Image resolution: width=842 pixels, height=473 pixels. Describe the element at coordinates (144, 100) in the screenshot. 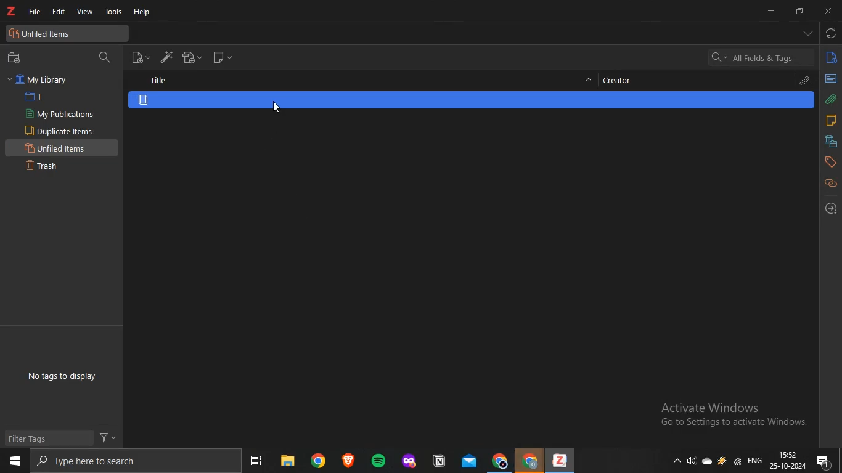

I see `item` at that location.